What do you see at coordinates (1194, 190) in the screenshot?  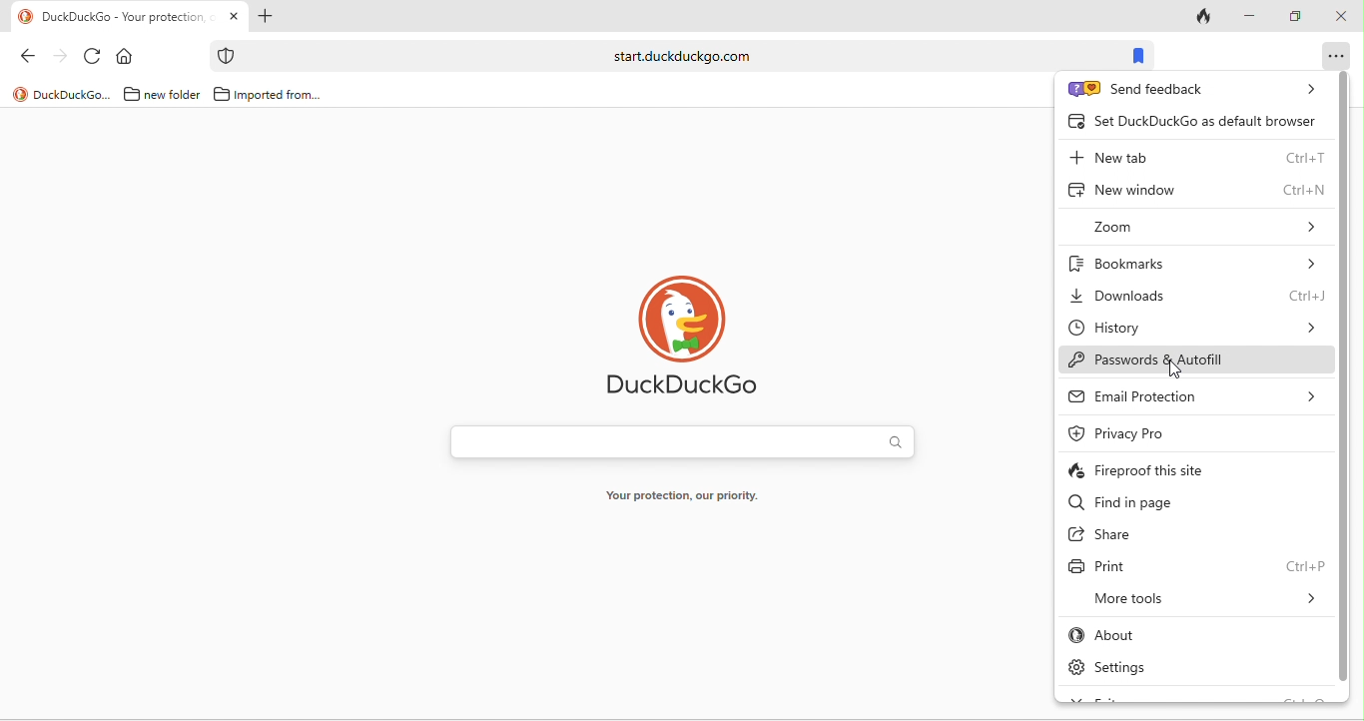 I see `new window` at bounding box center [1194, 190].